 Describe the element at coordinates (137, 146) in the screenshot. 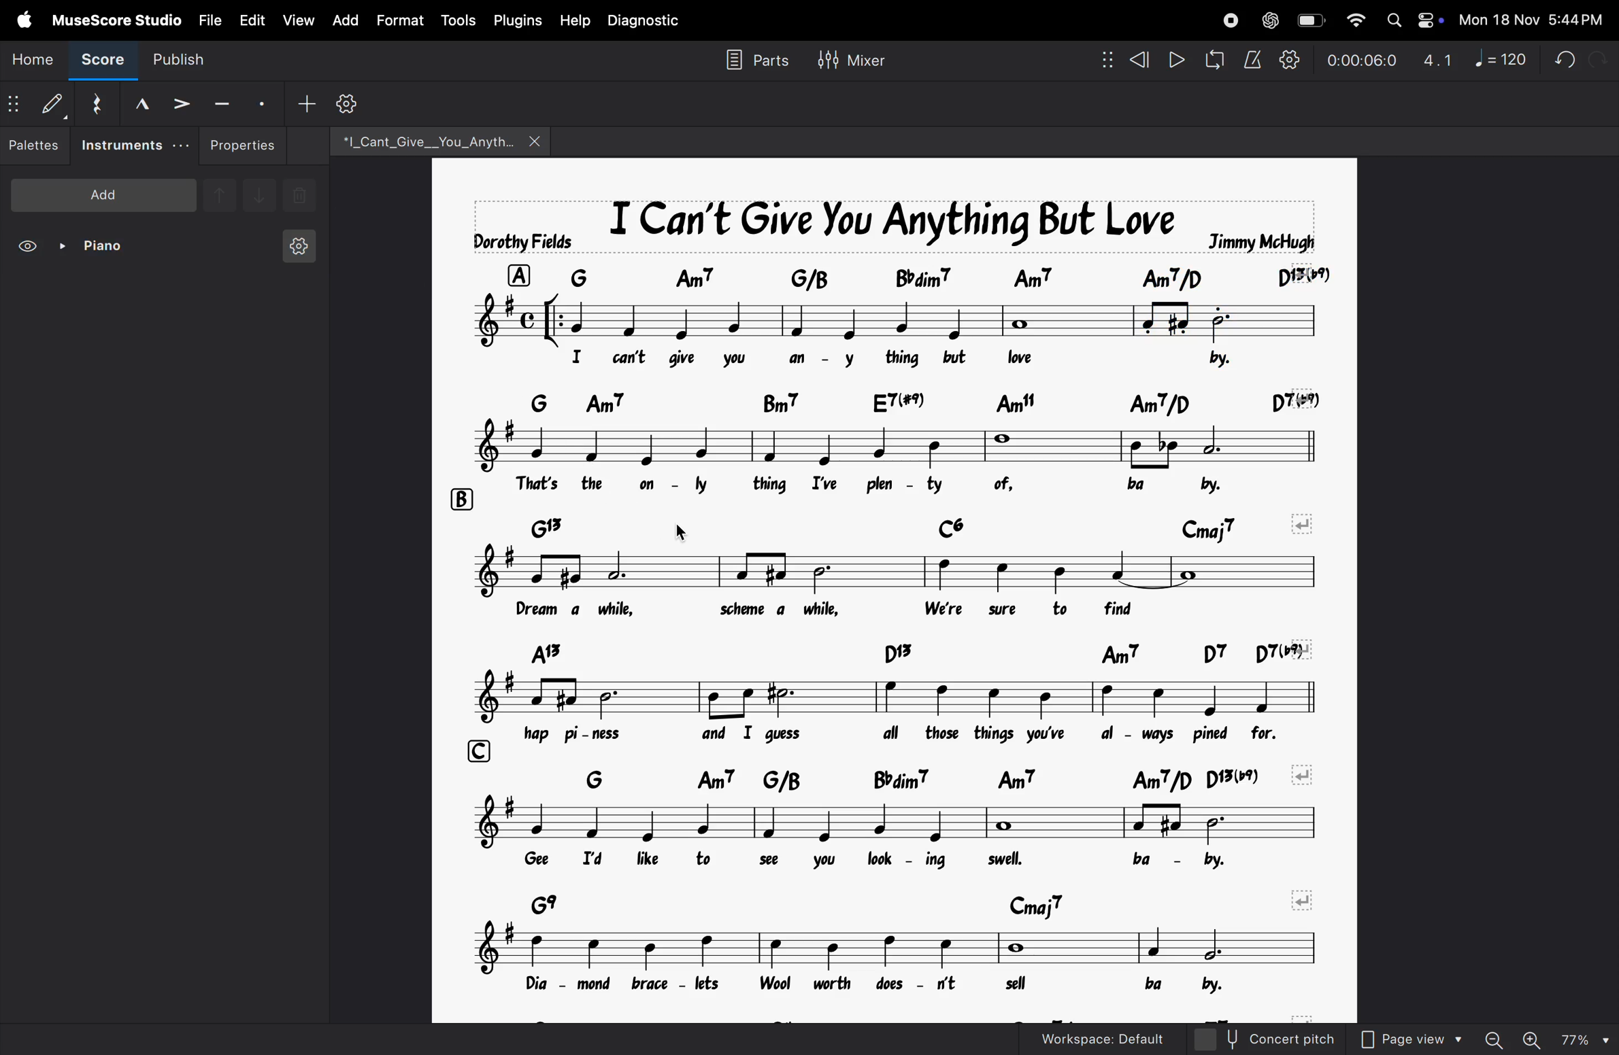

I see `instruments` at that location.